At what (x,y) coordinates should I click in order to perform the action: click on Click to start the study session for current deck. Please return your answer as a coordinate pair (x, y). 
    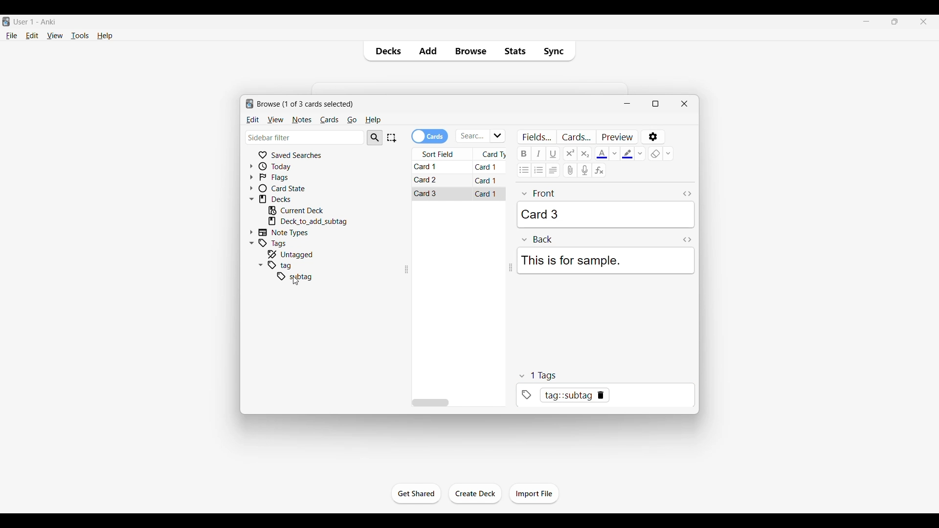
    Looking at the image, I should click on (416, 494).